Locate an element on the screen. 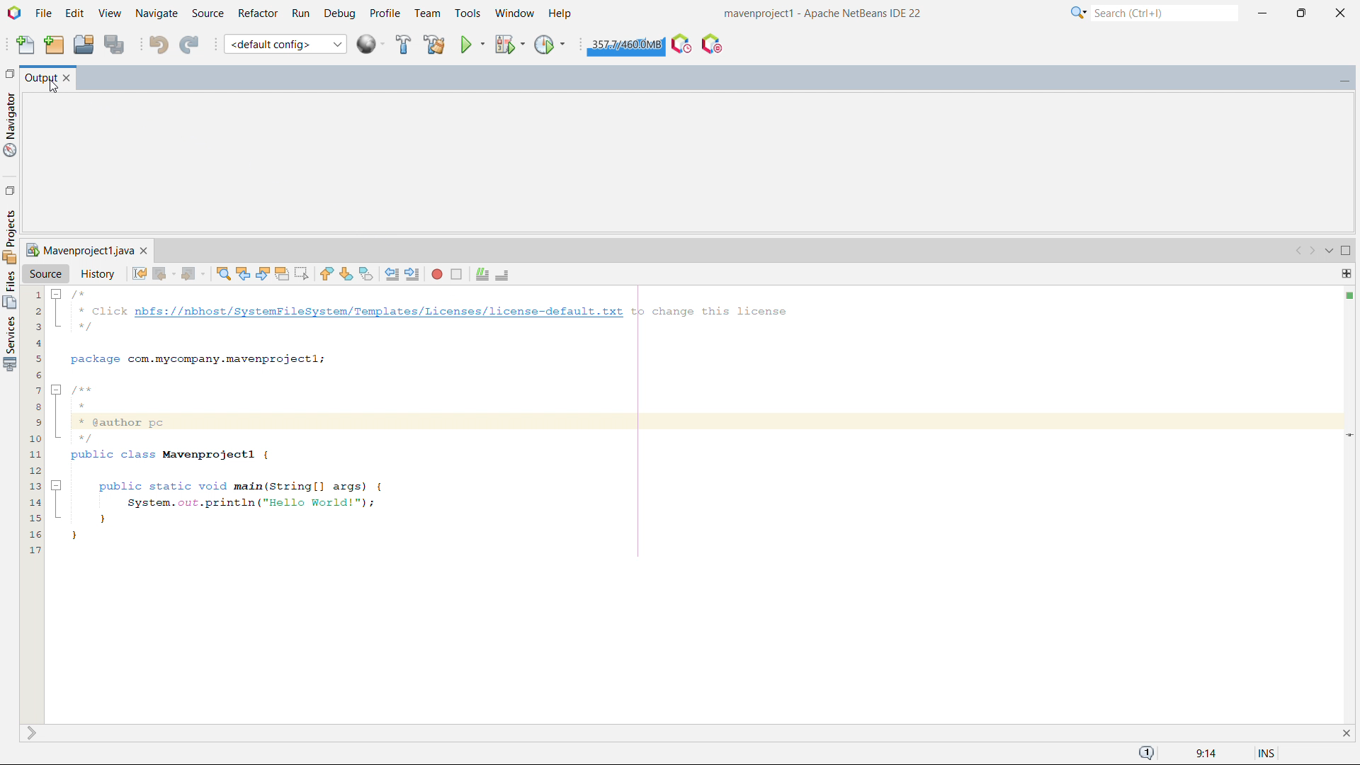 The image size is (1360, 765). uncomment is located at coordinates (503, 276).